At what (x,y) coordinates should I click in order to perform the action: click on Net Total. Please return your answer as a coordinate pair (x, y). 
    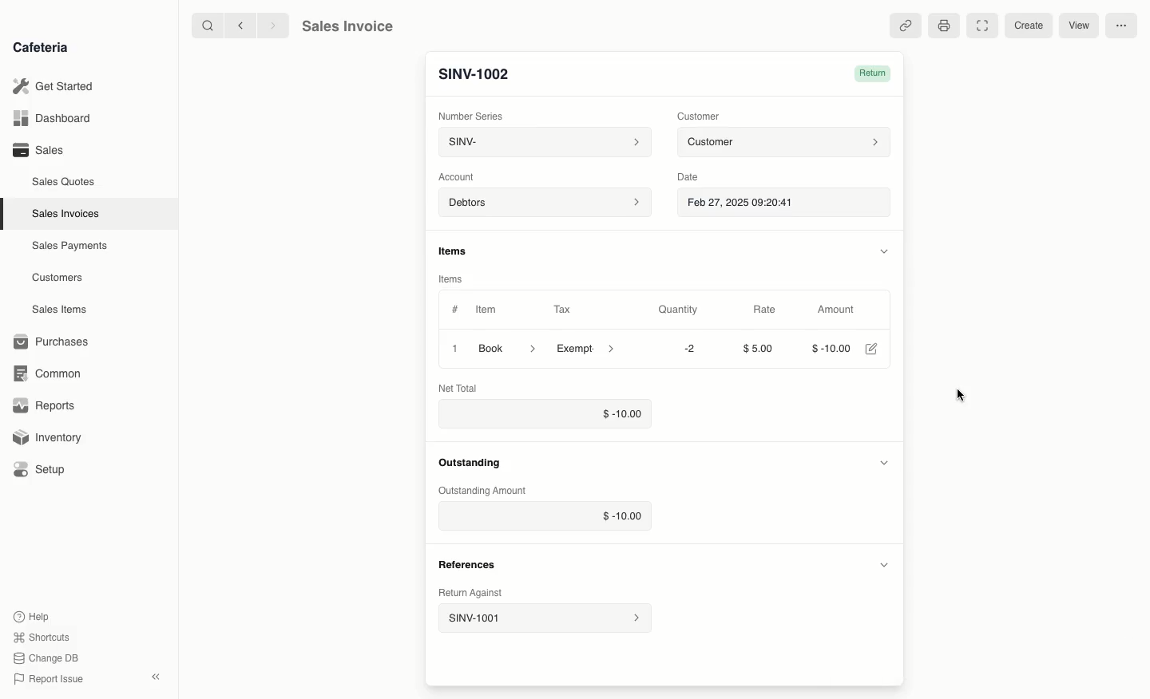
    Looking at the image, I should click on (463, 387).